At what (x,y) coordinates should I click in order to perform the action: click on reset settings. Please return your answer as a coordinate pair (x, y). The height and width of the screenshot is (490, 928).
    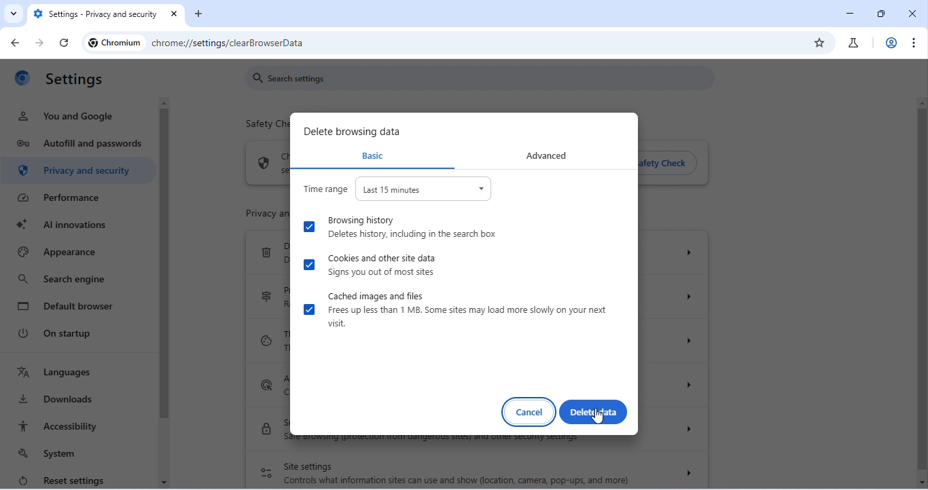
    Looking at the image, I should click on (59, 479).